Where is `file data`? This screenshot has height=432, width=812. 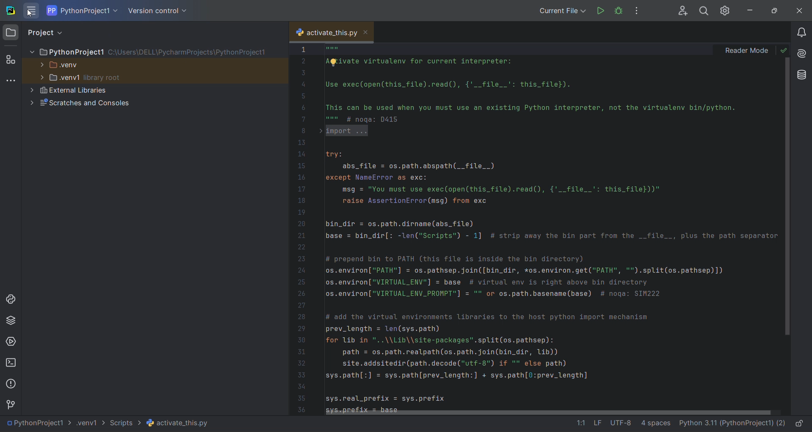
file data is located at coordinates (619, 424).